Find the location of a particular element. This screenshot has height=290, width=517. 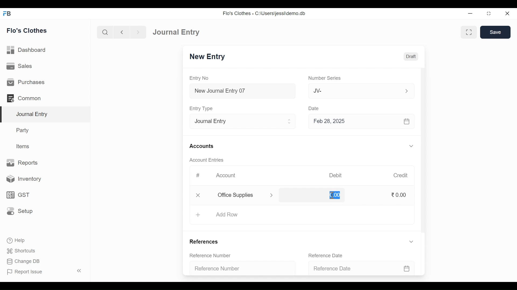

Shortcuts is located at coordinates (24, 250).